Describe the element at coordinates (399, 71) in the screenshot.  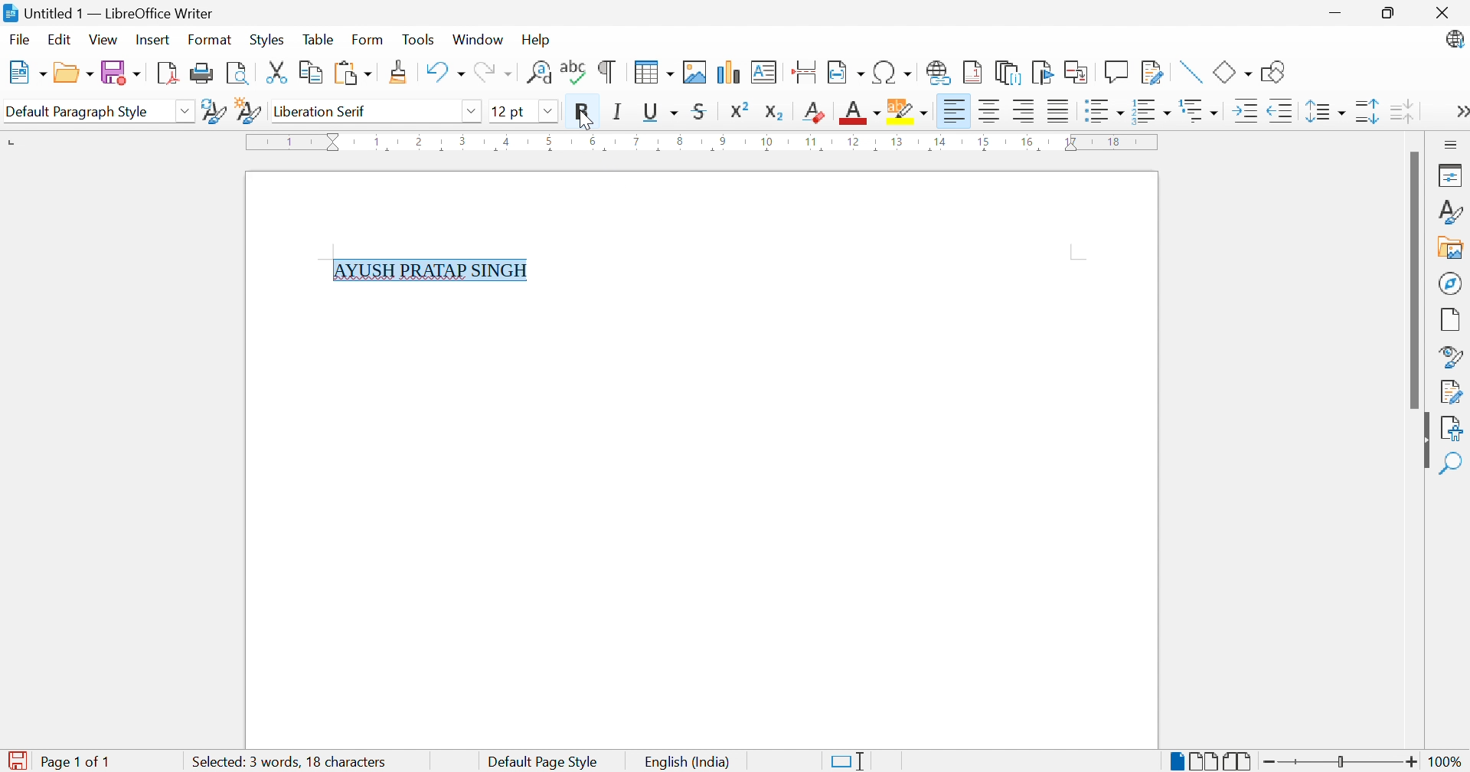
I see `Clone Formatting` at that location.